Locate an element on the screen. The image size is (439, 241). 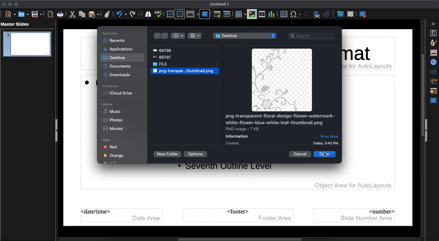
show more is located at coordinates (329, 136).